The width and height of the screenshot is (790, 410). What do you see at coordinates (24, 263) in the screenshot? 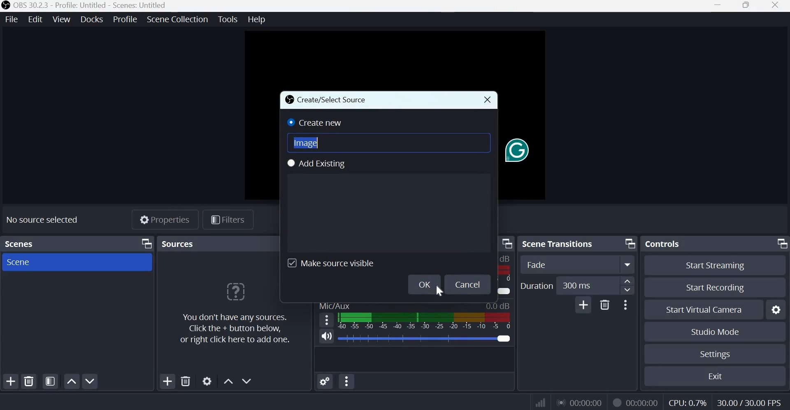
I see `Scene` at bounding box center [24, 263].